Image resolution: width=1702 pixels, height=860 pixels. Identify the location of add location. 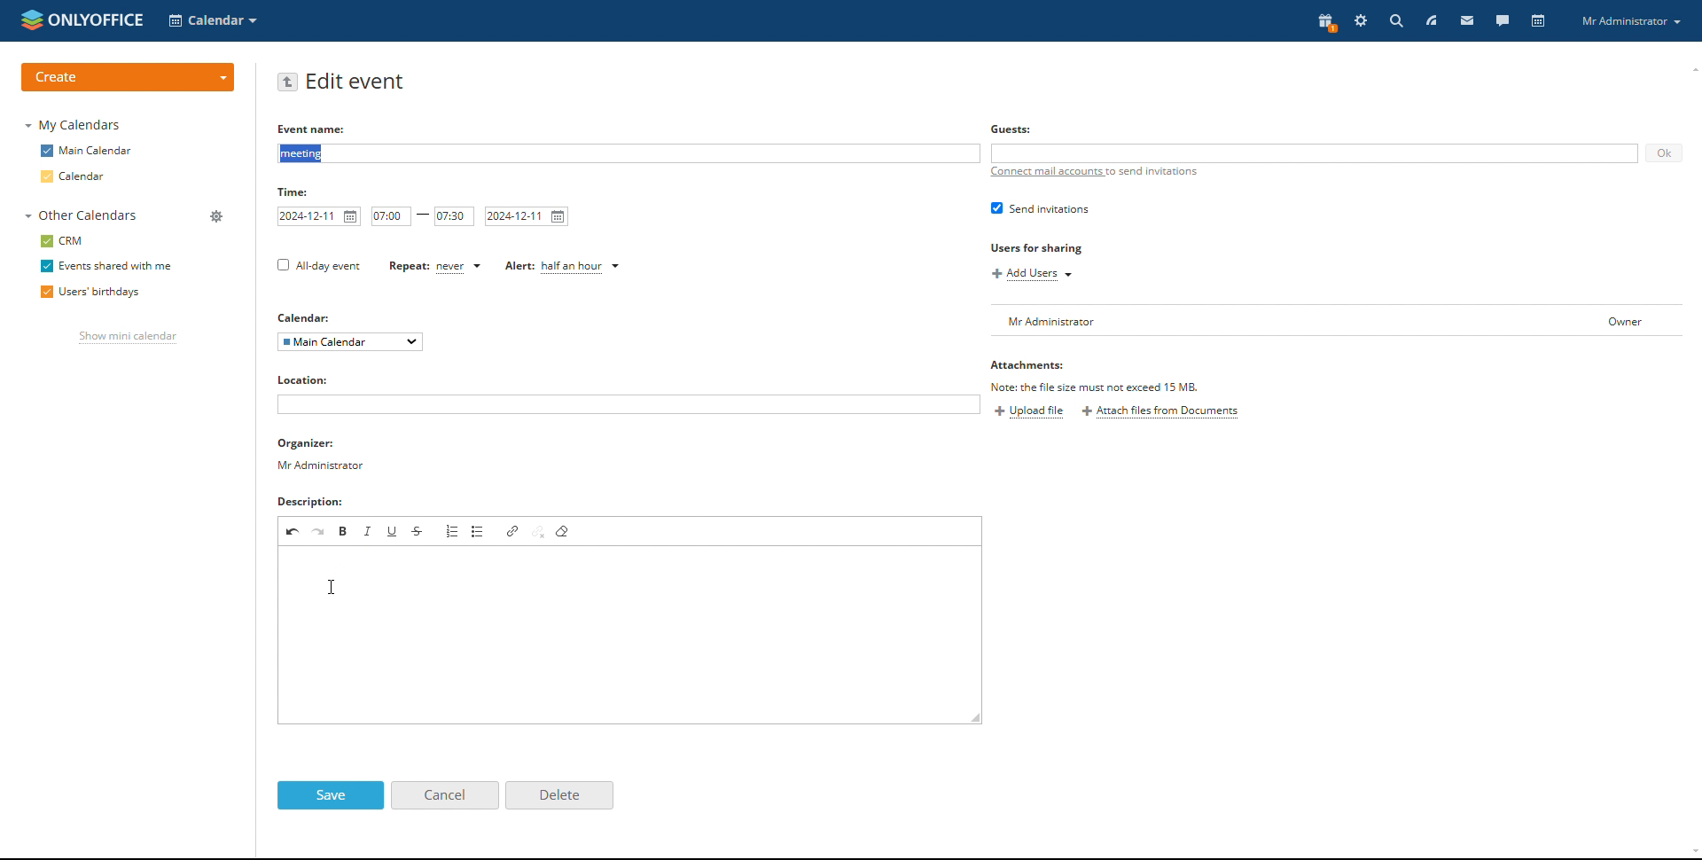
(628, 404).